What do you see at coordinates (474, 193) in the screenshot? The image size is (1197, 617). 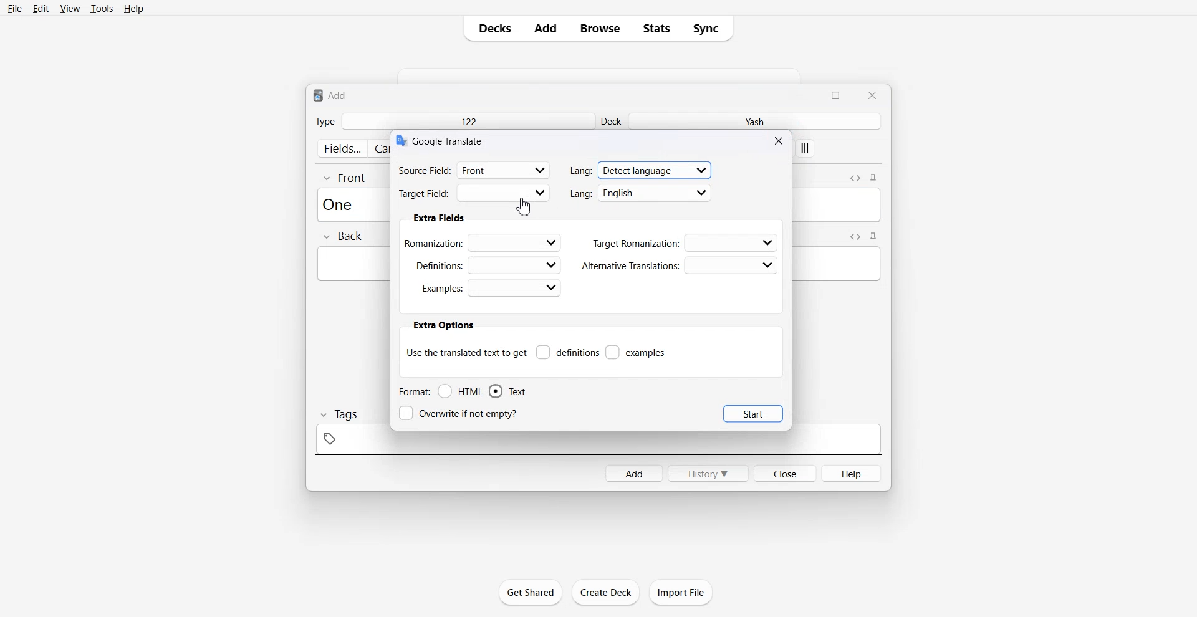 I see `Target Field` at bounding box center [474, 193].